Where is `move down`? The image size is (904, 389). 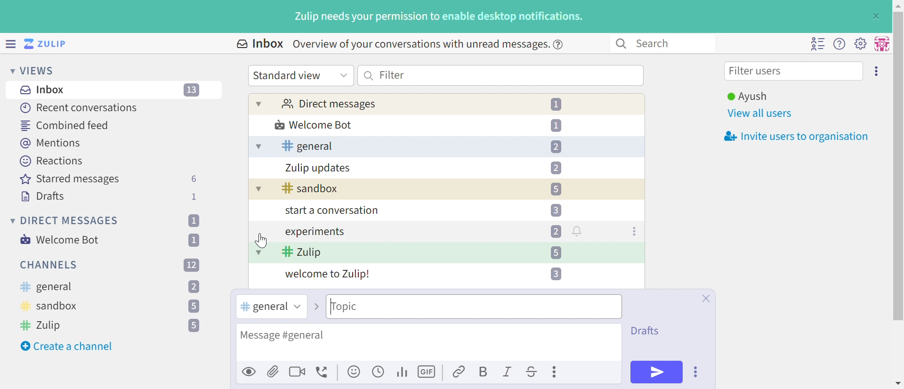
move down is located at coordinates (898, 383).